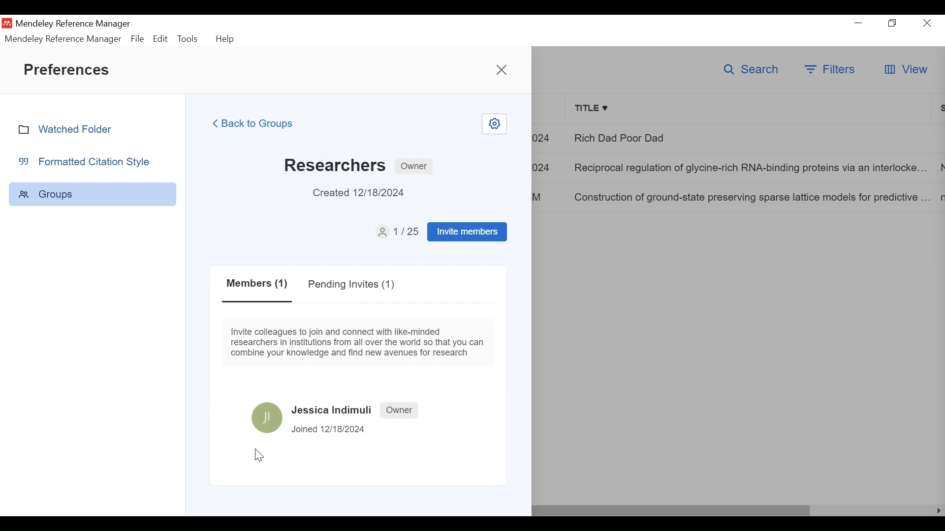 The width and height of the screenshot is (945, 531). What do you see at coordinates (414, 167) in the screenshot?
I see `Owner` at bounding box center [414, 167].